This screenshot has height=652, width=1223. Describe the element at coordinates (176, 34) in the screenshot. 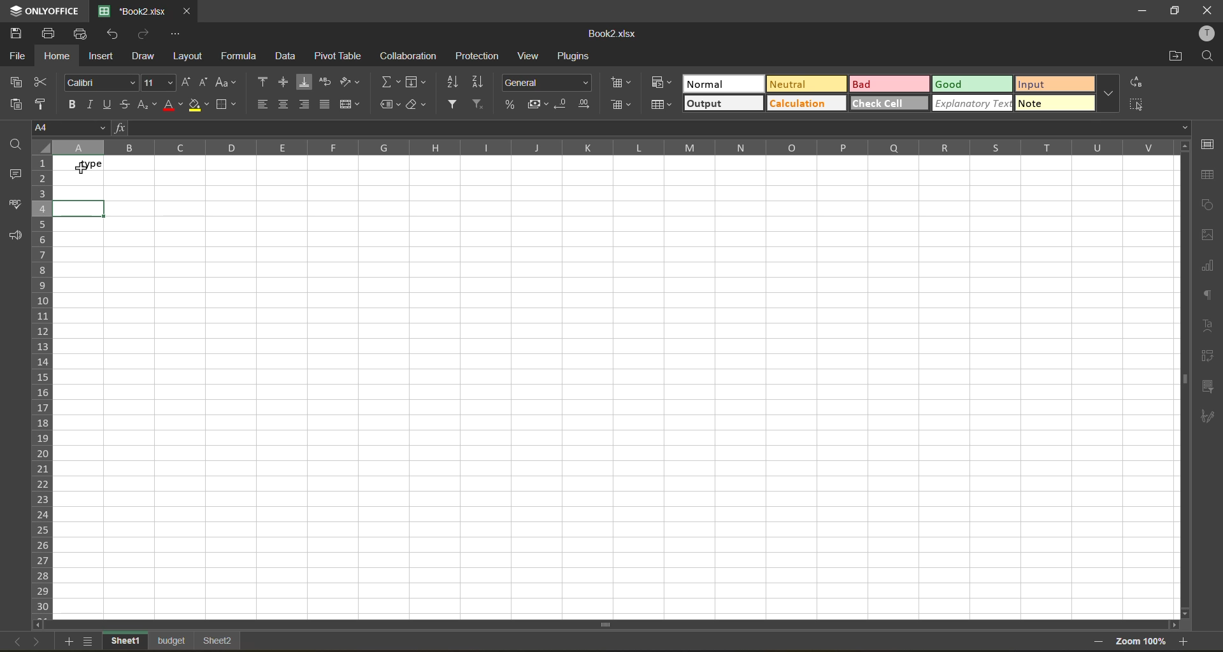

I see `customize quick access toolbar` at that location.